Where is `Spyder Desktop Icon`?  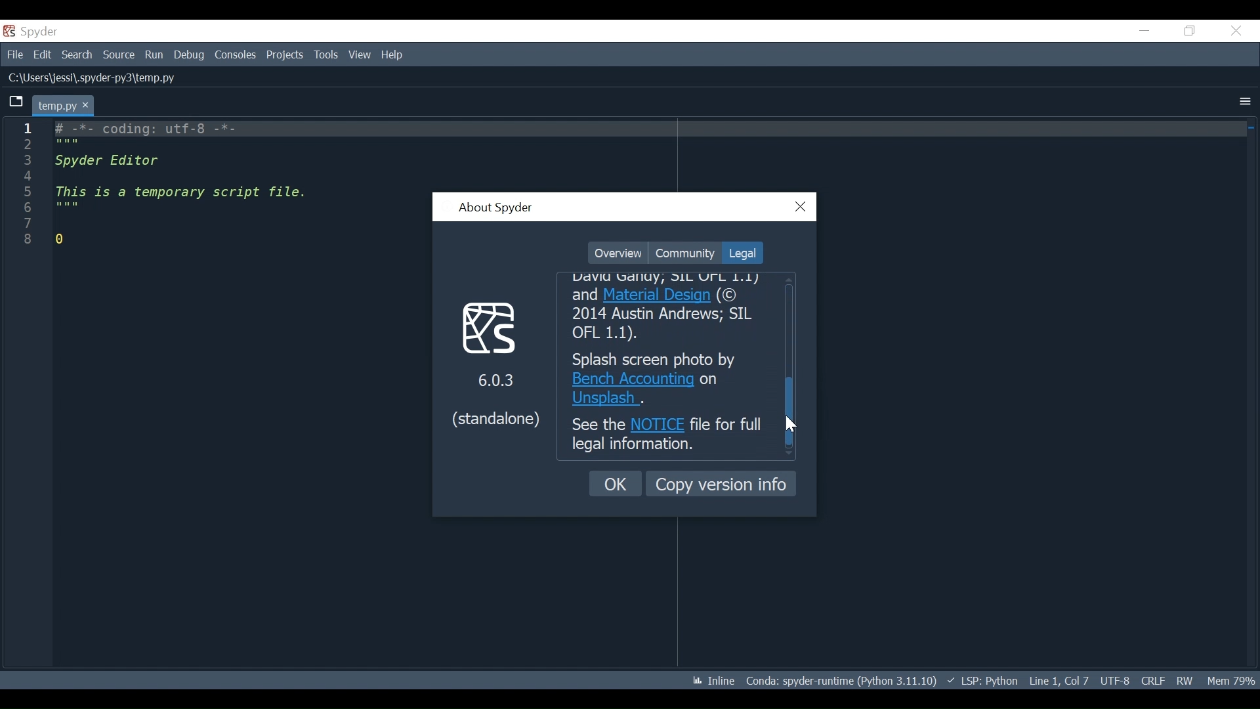 Spyder Desktop Icon is located at coordinates (33, 32).